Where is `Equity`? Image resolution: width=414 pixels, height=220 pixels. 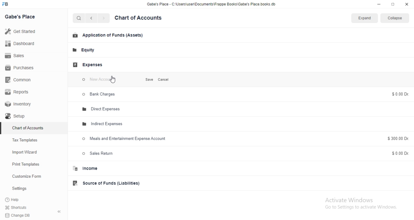 Equity is located at coordinates (87, 51).